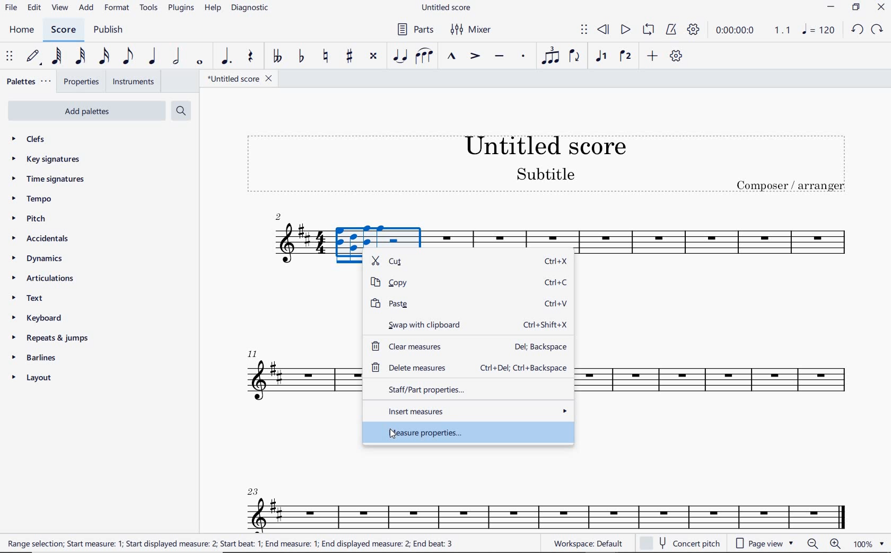 The width and height of the screenshot is (891, 553). Describe the element at coordinates (523, 57) in the screenshot. I see `STACCATO` at that location.